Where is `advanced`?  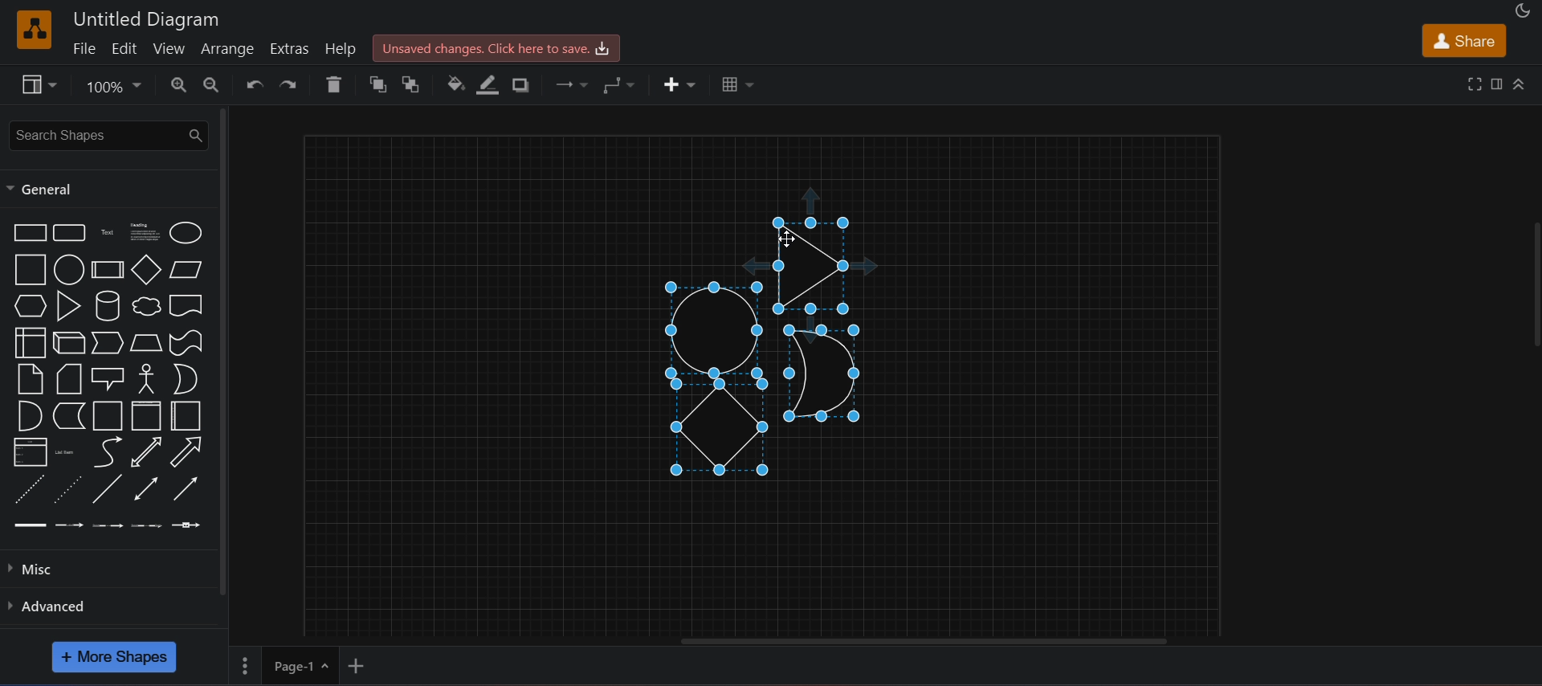 advanced is located at coordinates (61, 606).